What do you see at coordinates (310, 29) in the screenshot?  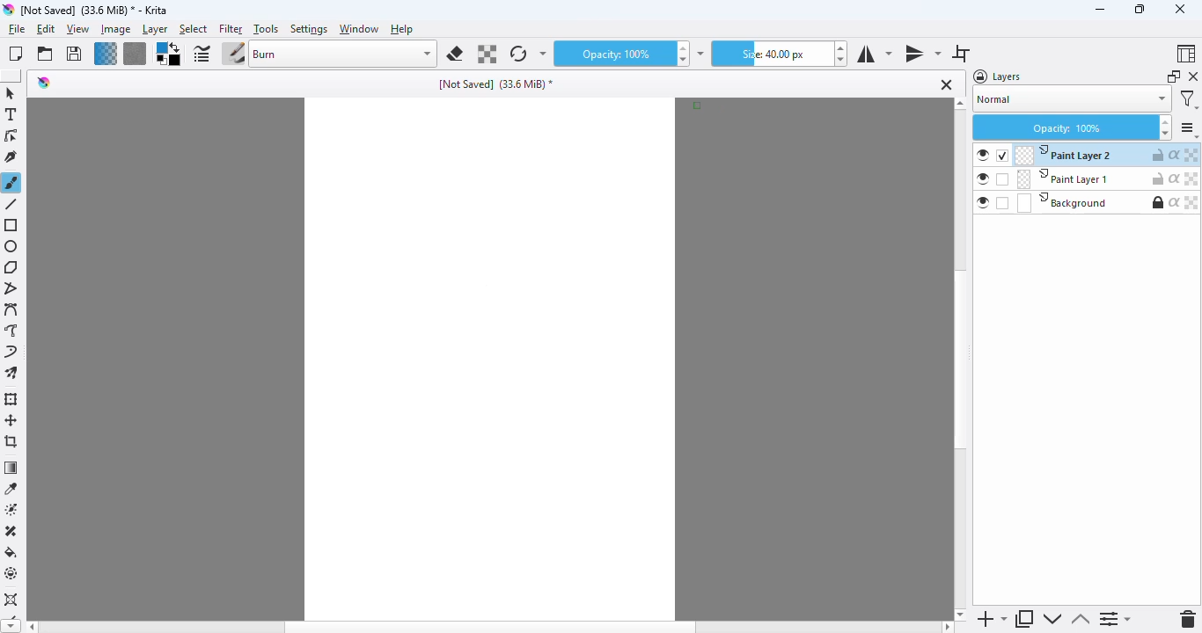 I see `settings` at bounding box center [310, 29].